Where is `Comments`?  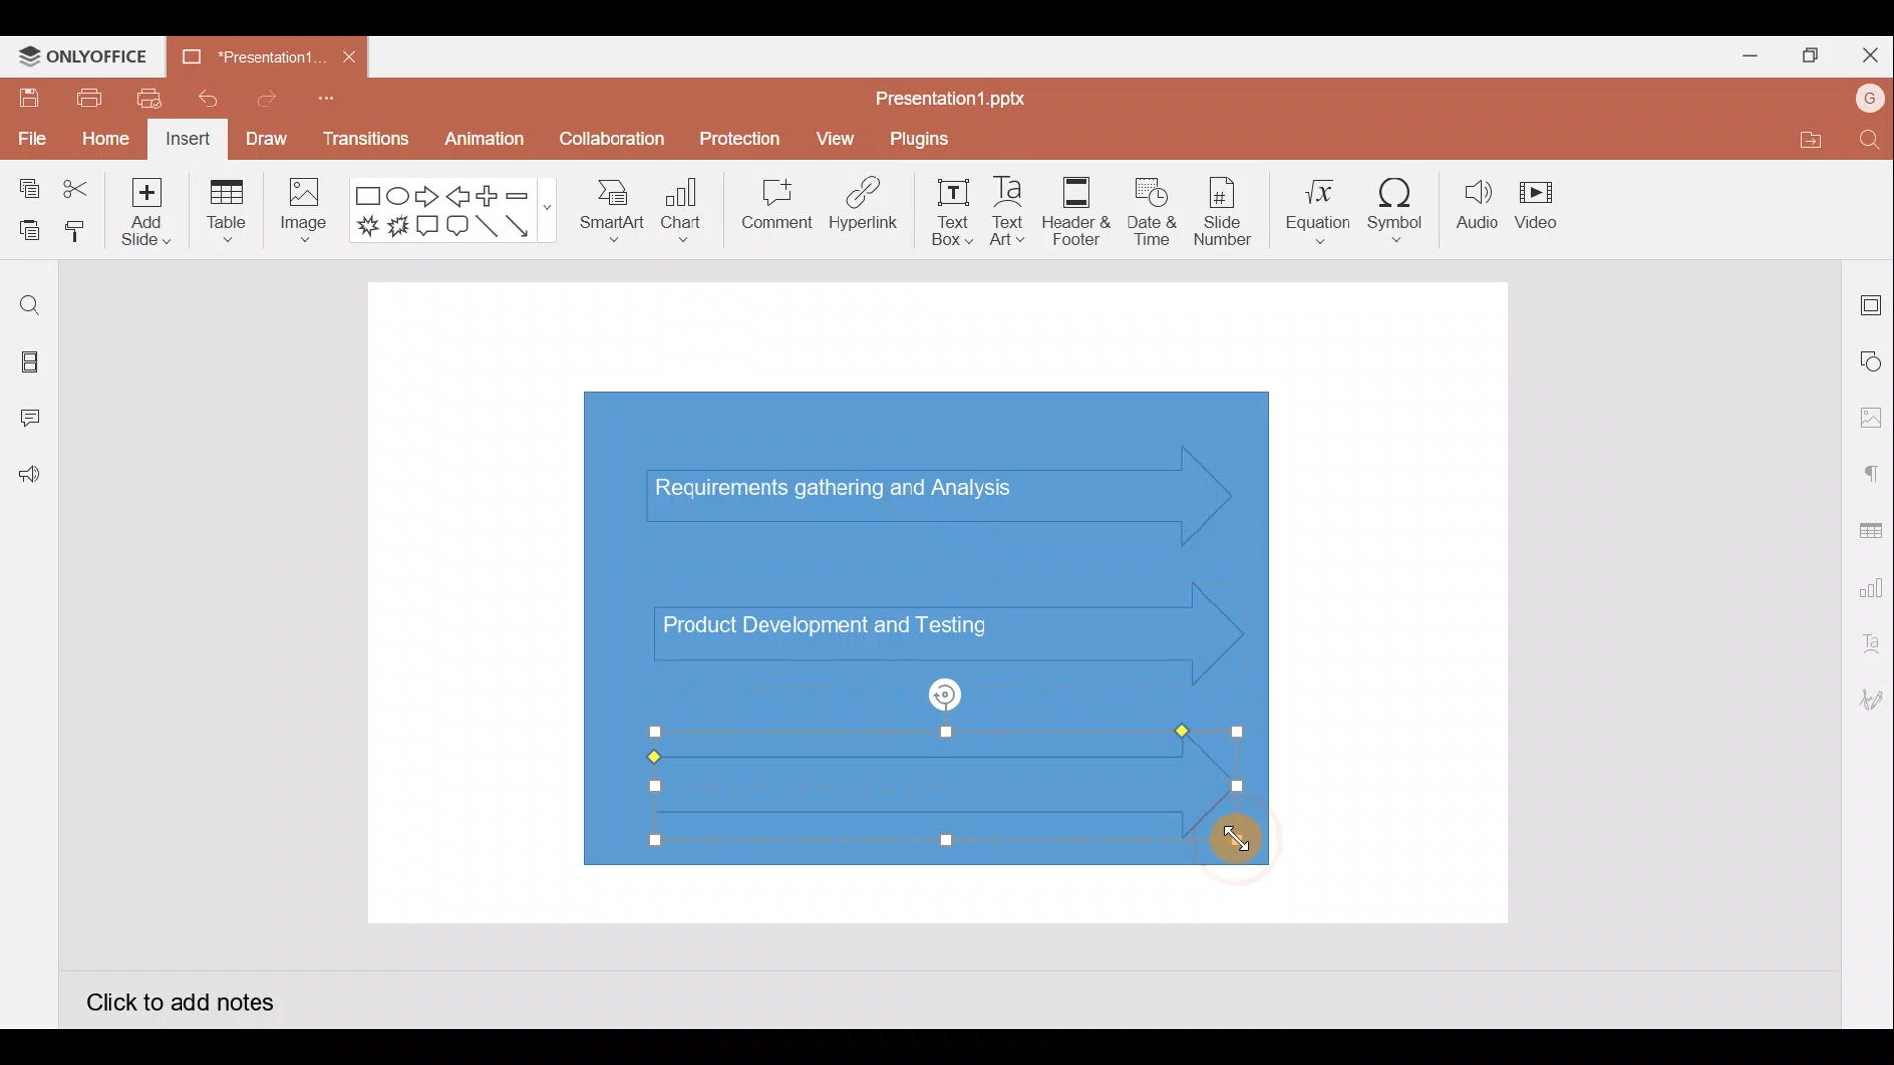 Comments is located at coordinates (35, 420).